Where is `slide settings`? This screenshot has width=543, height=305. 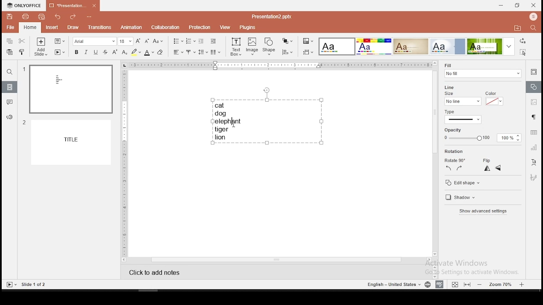 slide settings is located at coordinates (533, 72).